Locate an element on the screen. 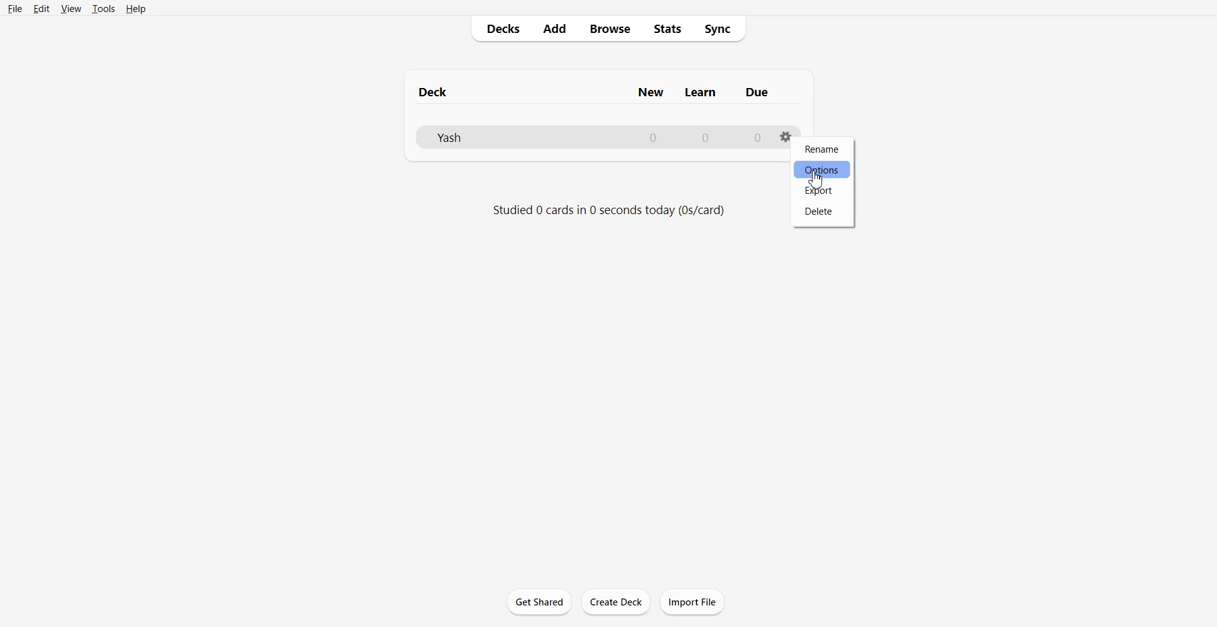  Stats is located at coordinates (666, 28).